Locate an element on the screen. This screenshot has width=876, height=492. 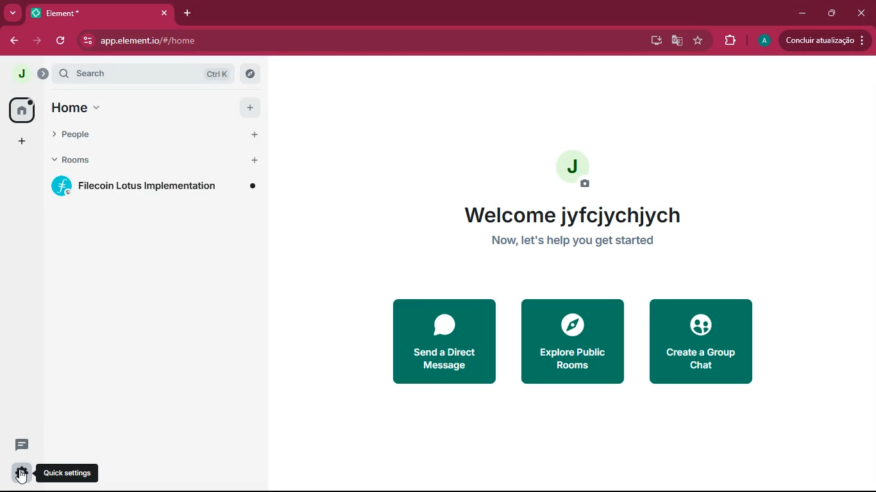
rooms is located at coordinates (153, 161).